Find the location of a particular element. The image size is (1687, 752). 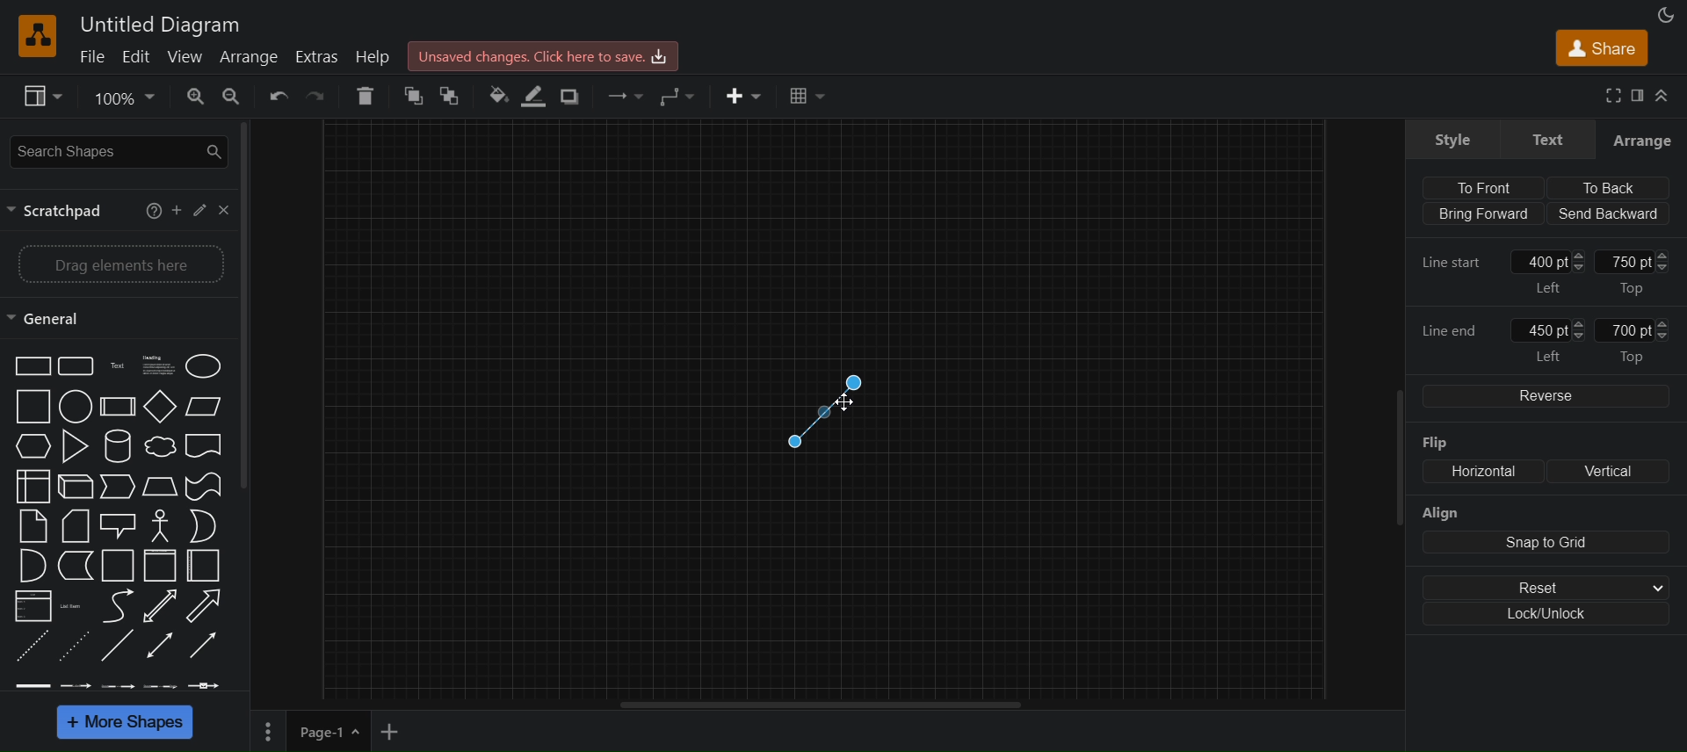

send backward is located at coordinates (1609, 213).